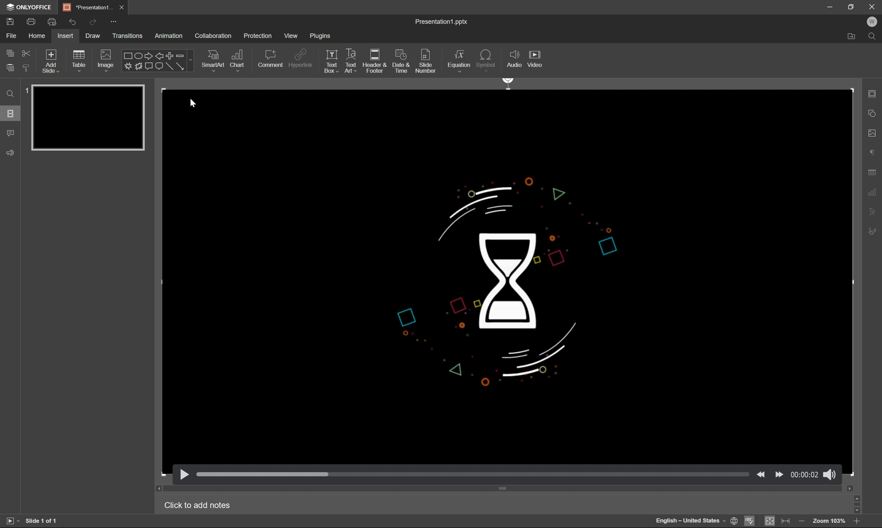 The height and width of the screenshot is (528, 882). Describe the element at coordinates (375, 62) in the screenshot. I see `header & footer` at that location.